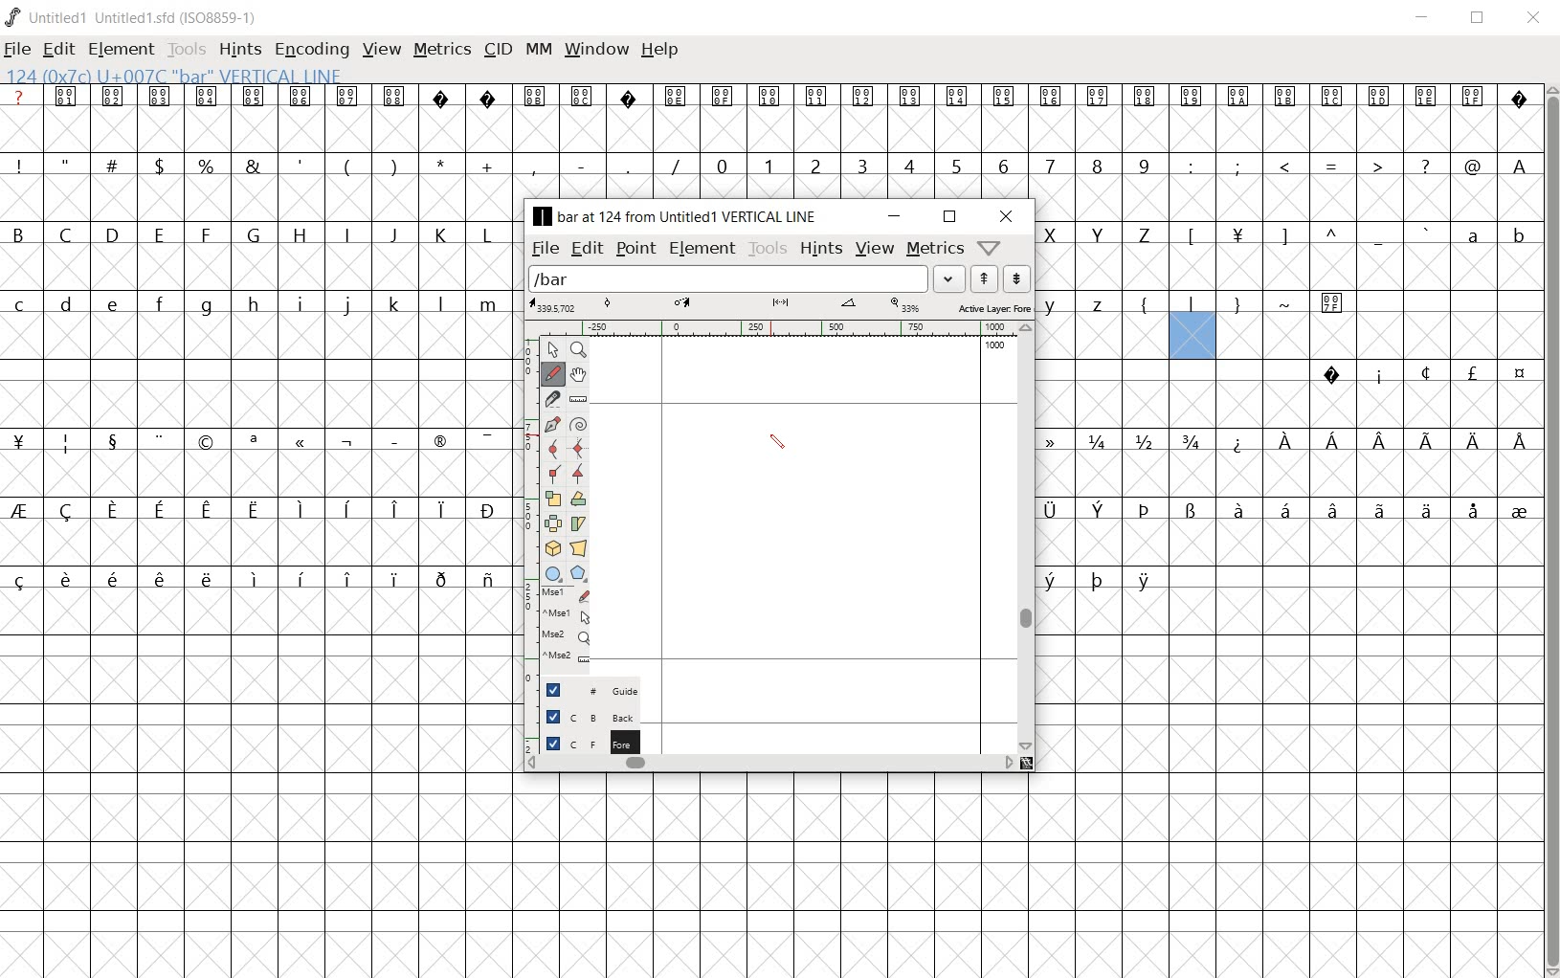 Image resolution: width=1560 pixels, height=978 pixels. What do you see at coordinates (1203, 304) in the screenshot?
I see `letters and symbols` at bounding box center [1203, 304].